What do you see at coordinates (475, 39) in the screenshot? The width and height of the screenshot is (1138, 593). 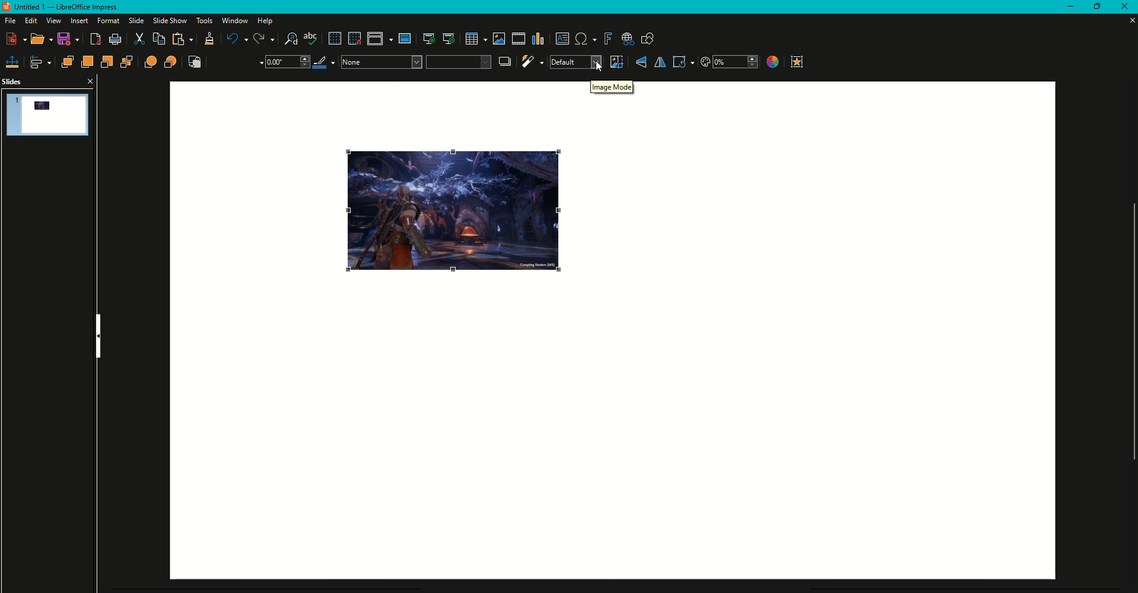 I see `Table` at bounding box center [475, 39].